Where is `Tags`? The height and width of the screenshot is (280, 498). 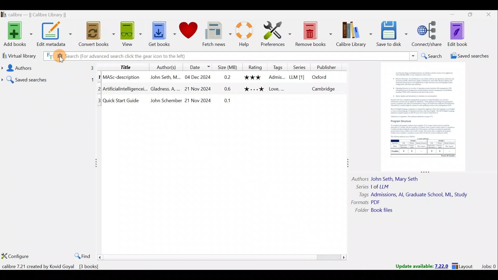 Tags is located at coordinates (278, 67).